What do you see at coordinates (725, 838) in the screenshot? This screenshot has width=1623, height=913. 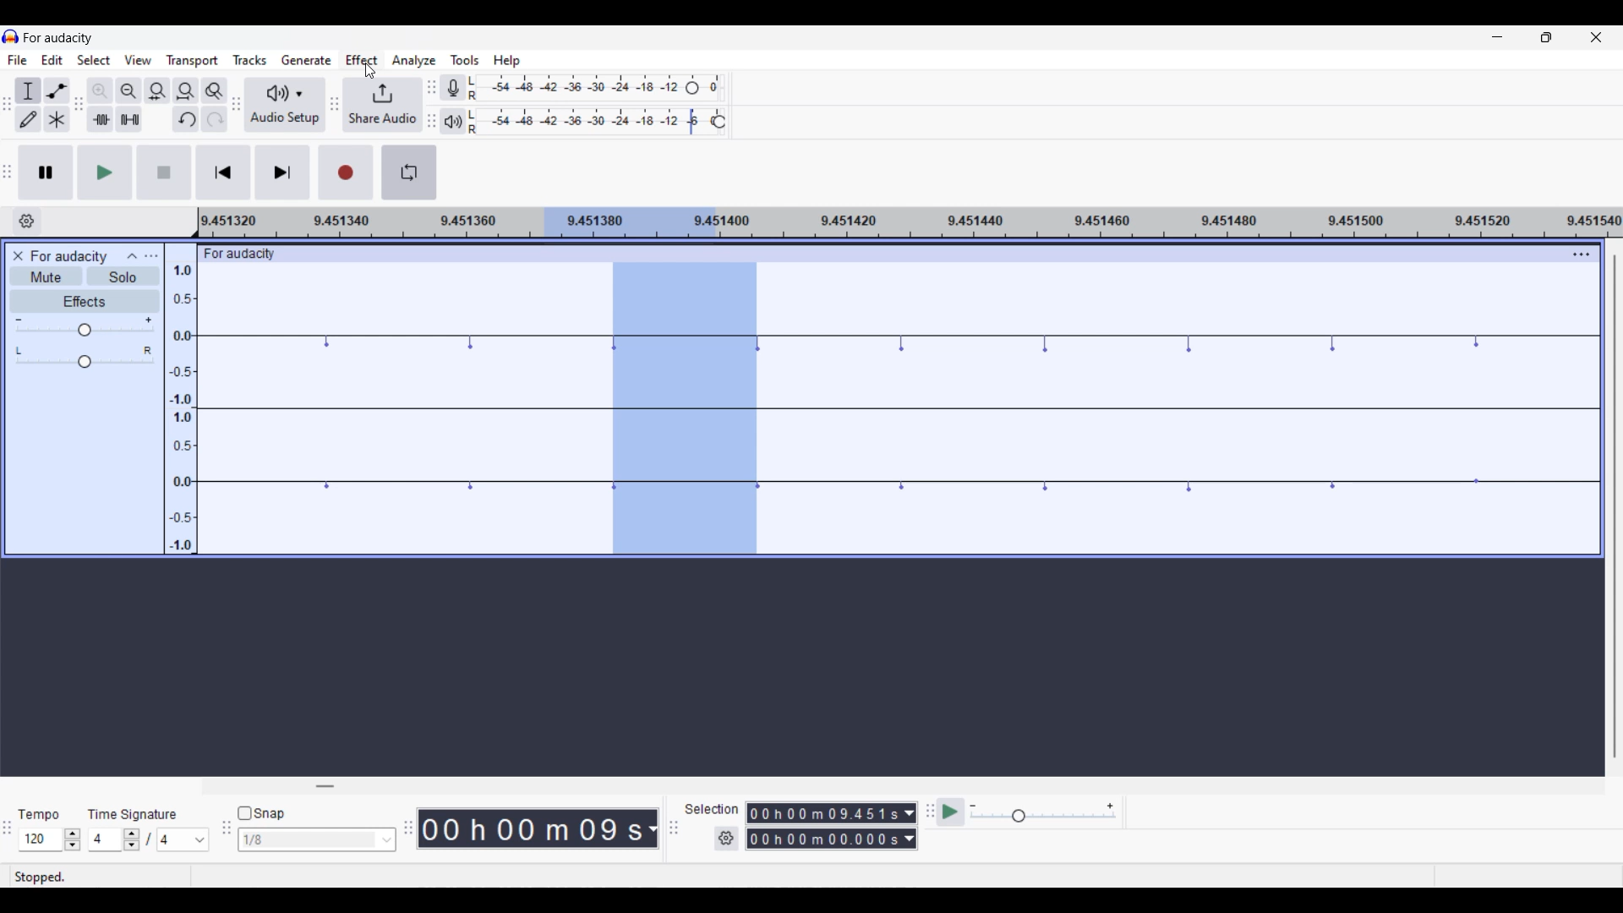 I see `Selection settings` at bounding box center [725, 838].